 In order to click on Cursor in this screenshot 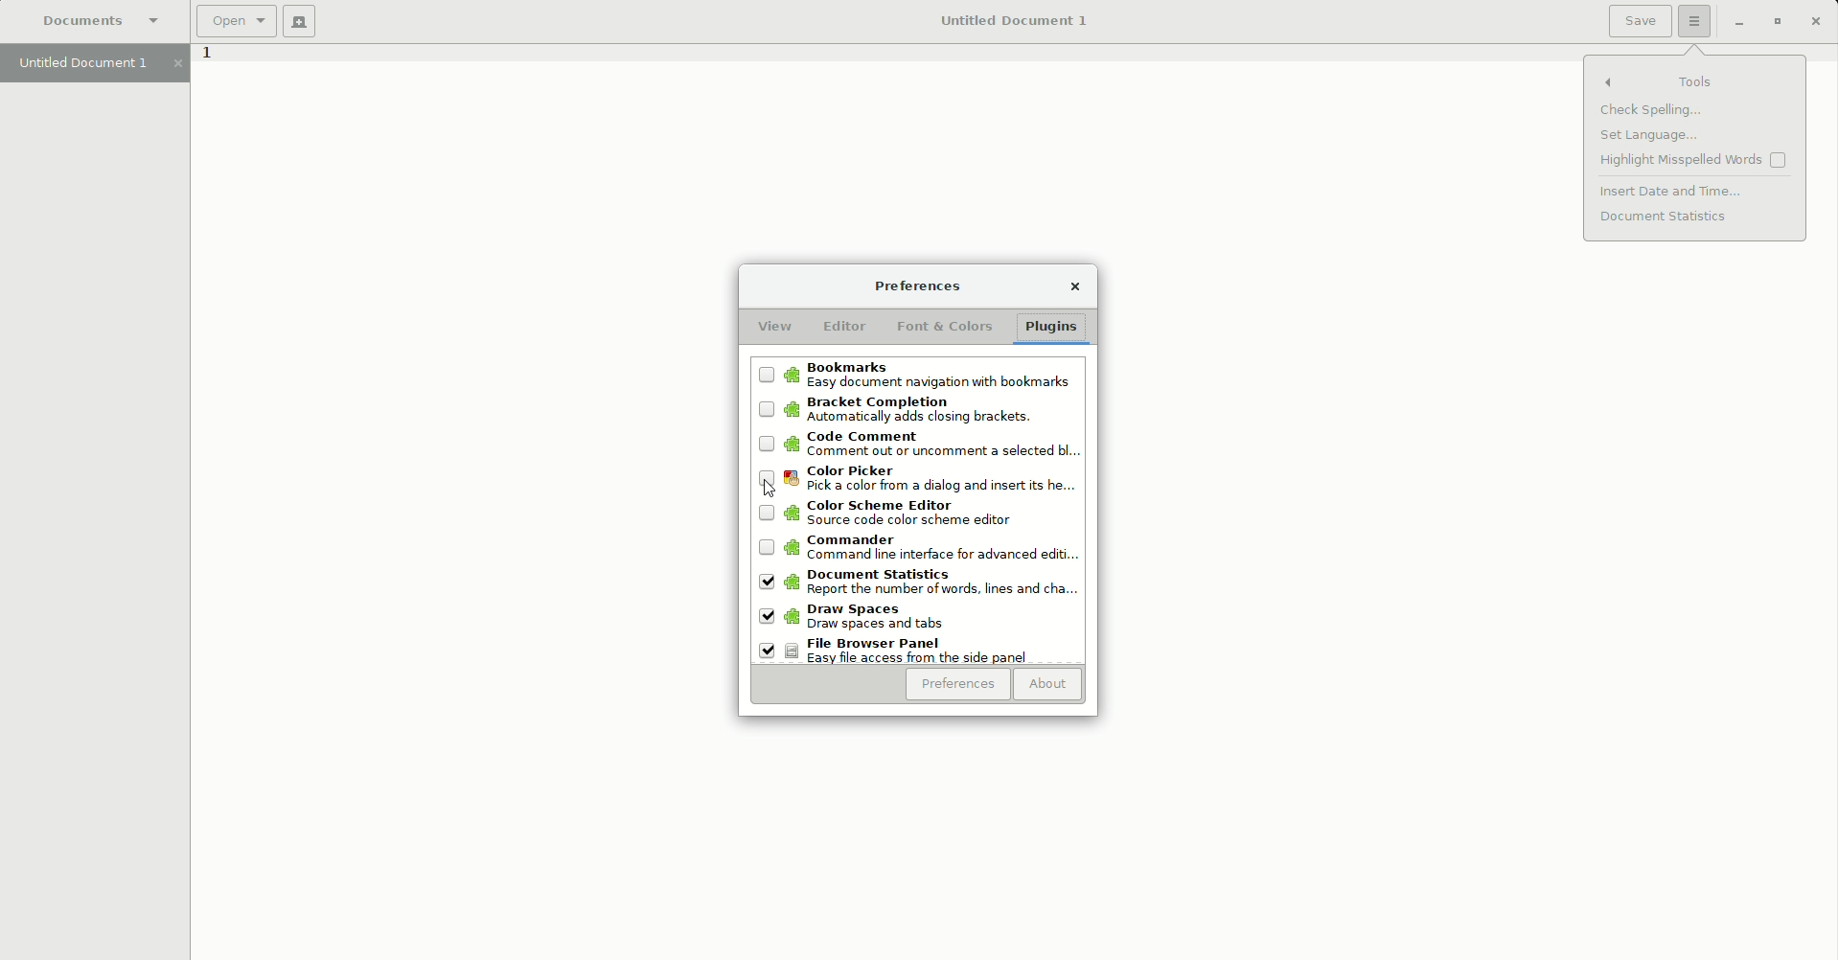, I will do `click(771, 485)`.